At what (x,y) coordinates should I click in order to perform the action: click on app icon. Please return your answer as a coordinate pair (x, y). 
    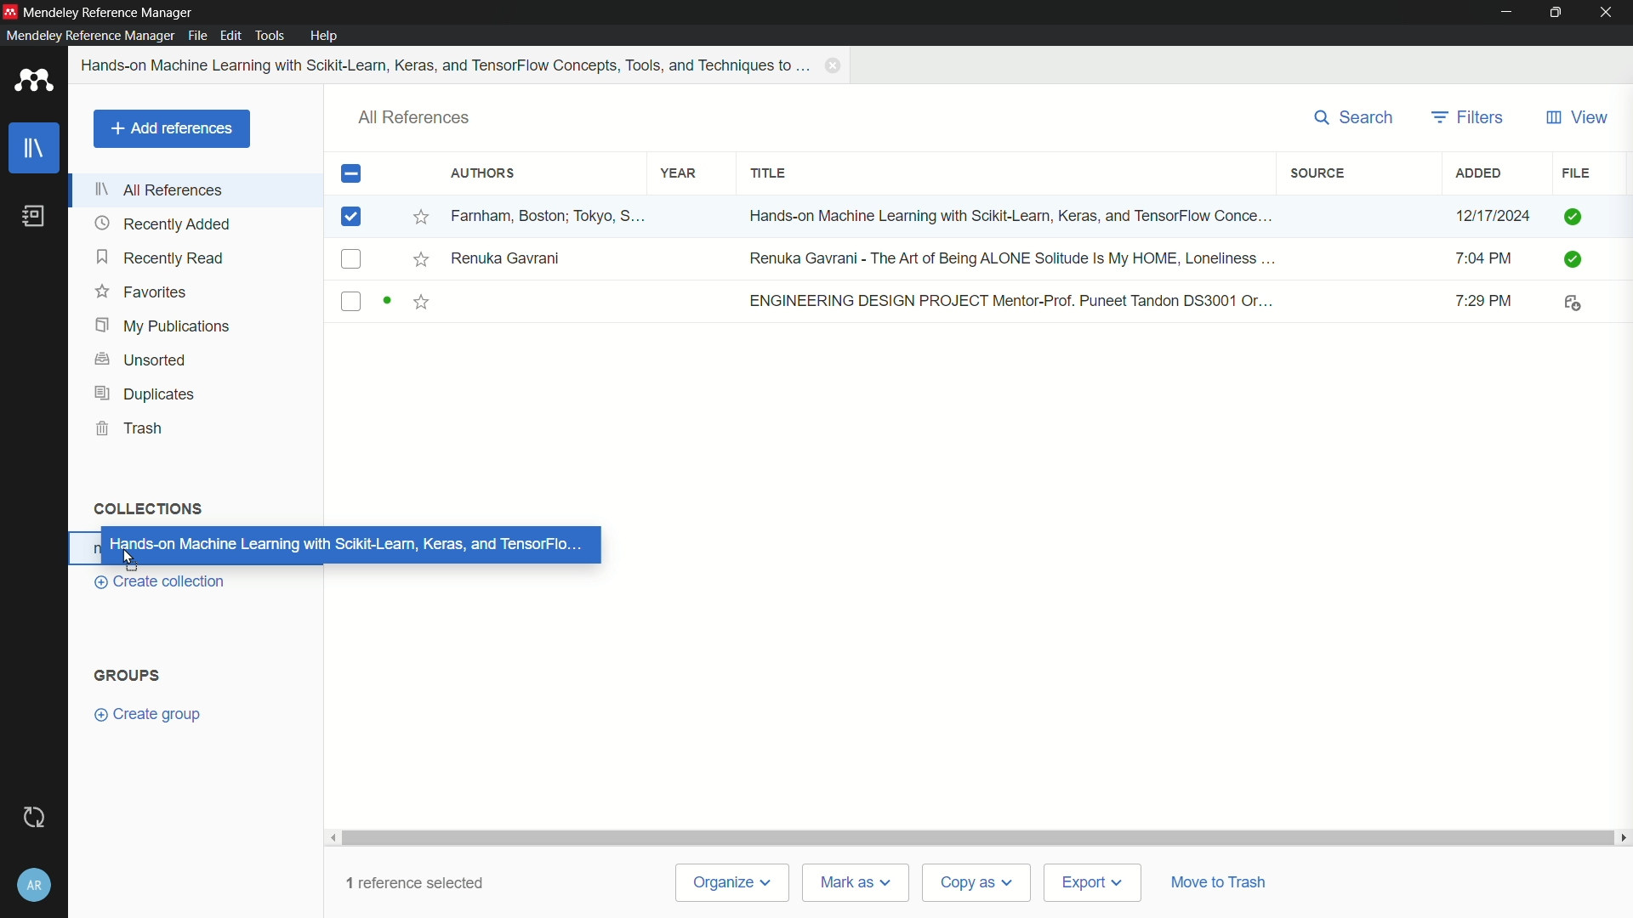
    Looking at the image, I should click on (10, 12).